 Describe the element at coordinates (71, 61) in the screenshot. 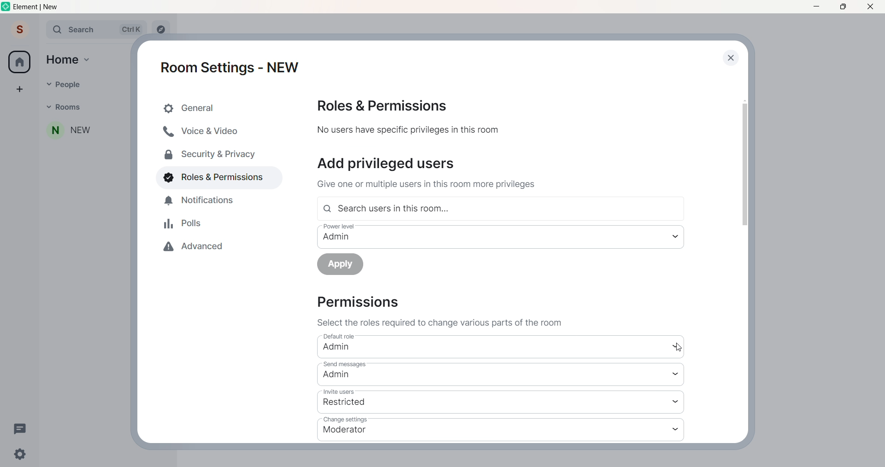

I see `home option` at that location.